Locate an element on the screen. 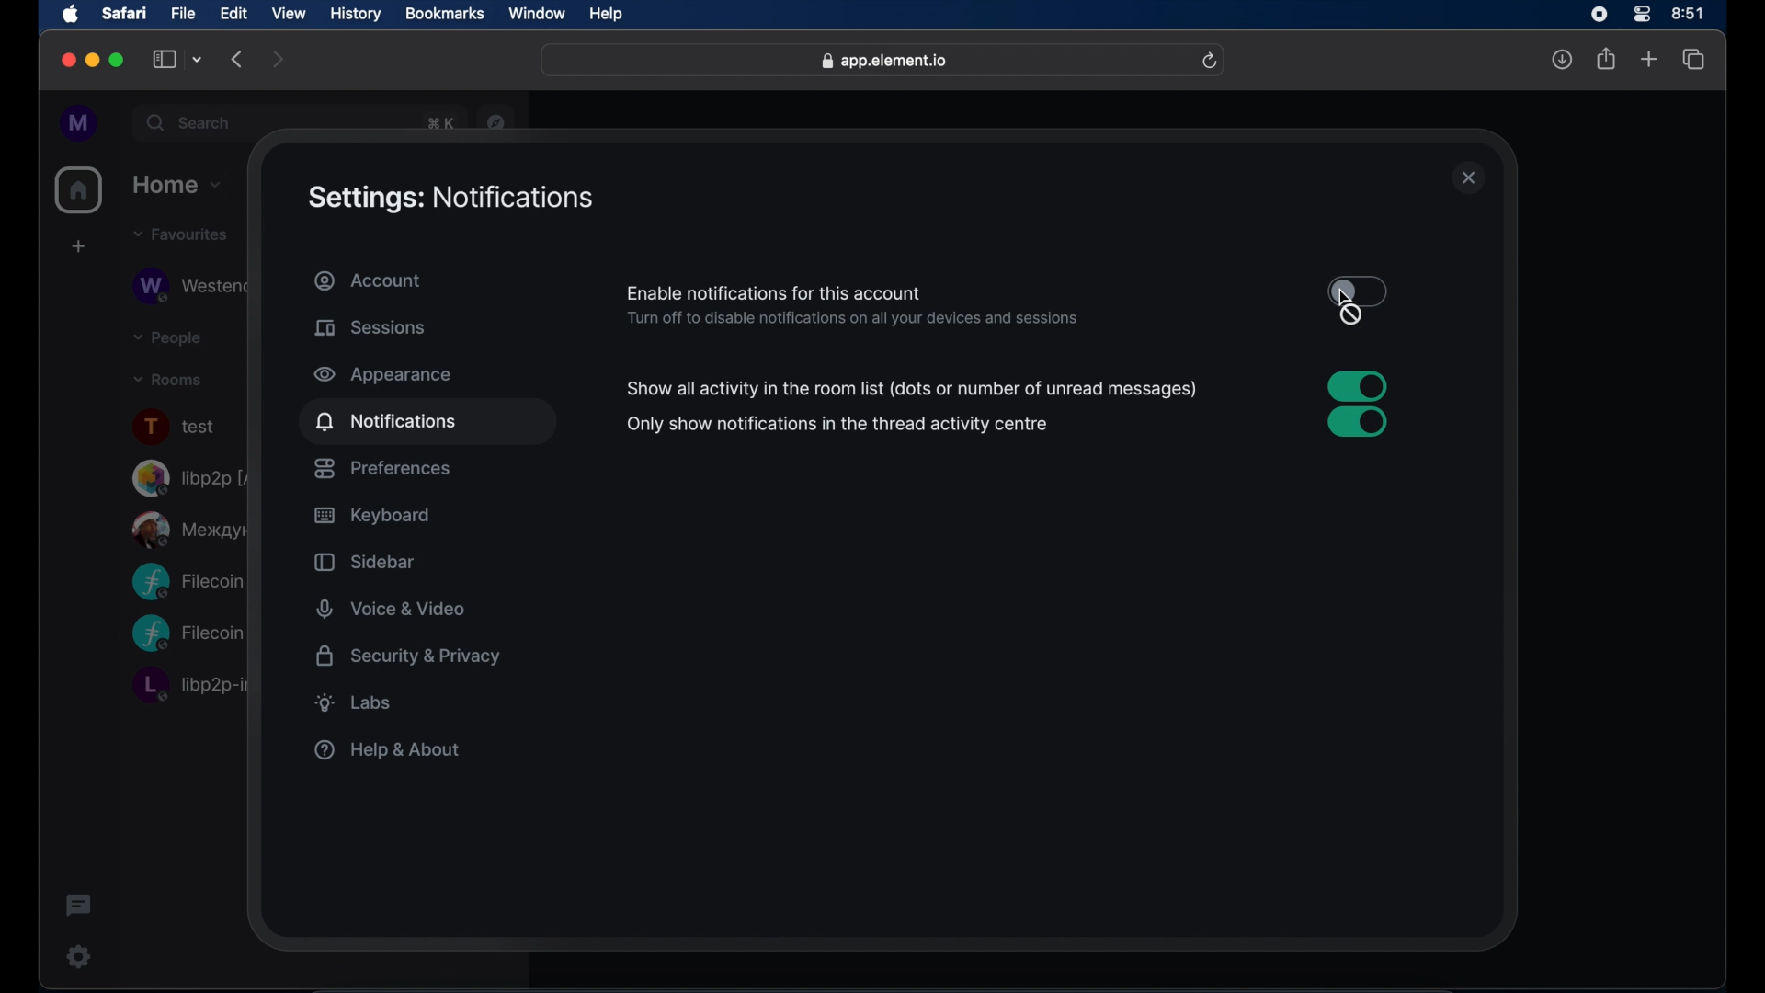 This screenshot has height=993, width=1765. Filecoin is located at coordinates (188, 582).